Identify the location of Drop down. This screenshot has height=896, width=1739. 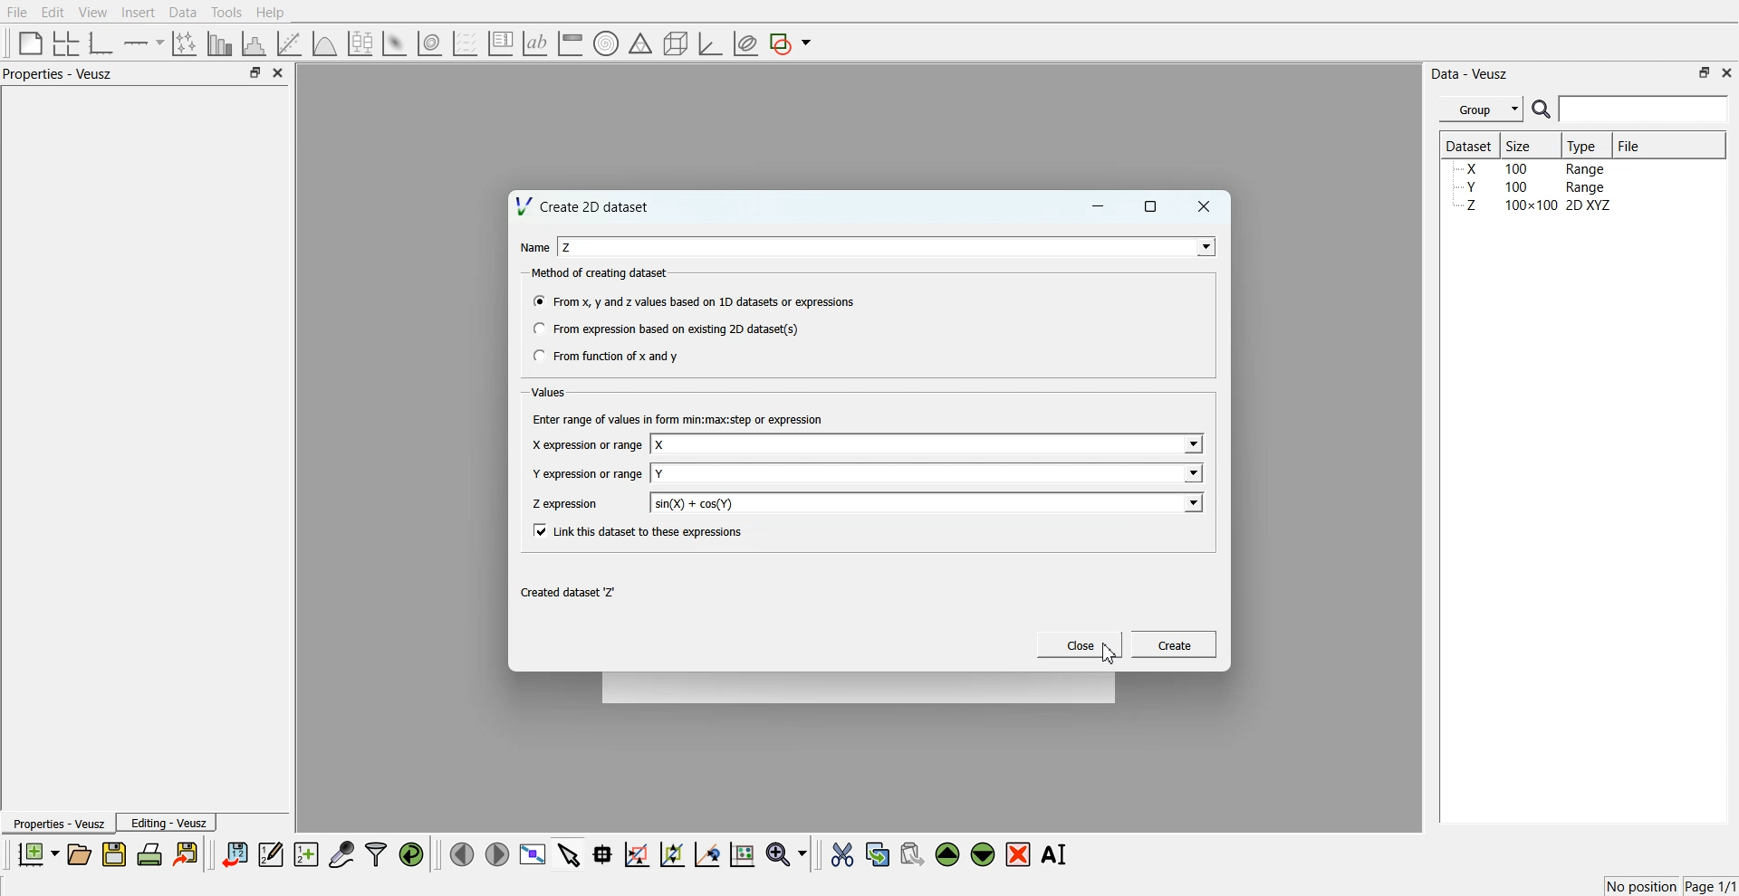
(1191, 472).